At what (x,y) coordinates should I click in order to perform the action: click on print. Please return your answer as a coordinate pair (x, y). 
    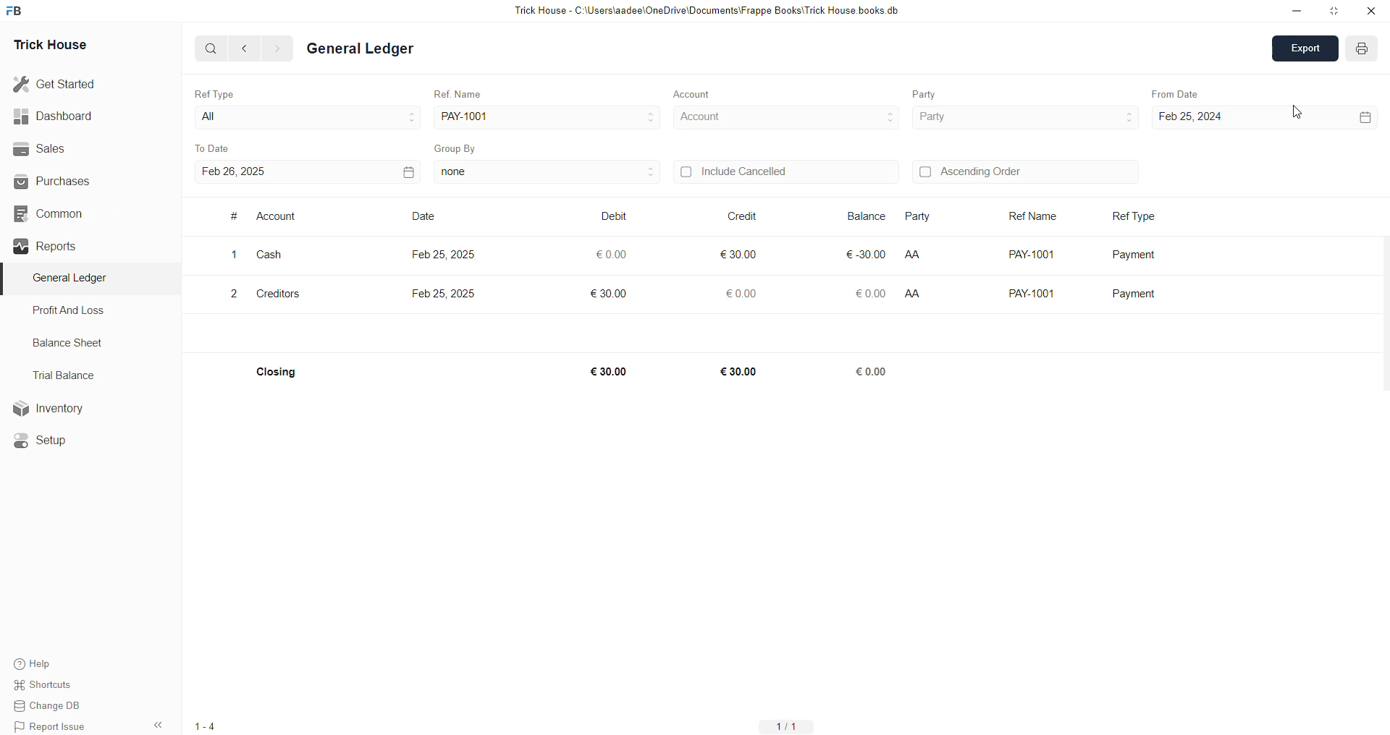
    Looking at the image, I should click on (1357, 49).